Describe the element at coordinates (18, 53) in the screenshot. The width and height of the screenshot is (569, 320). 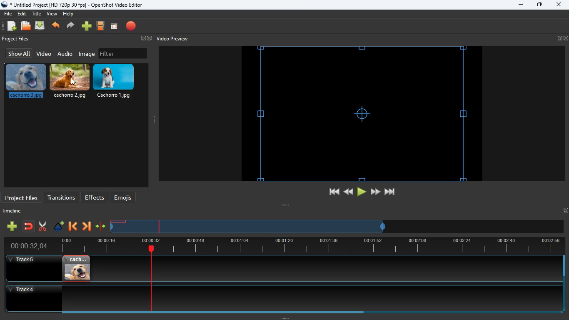
I see `show all` at that location.